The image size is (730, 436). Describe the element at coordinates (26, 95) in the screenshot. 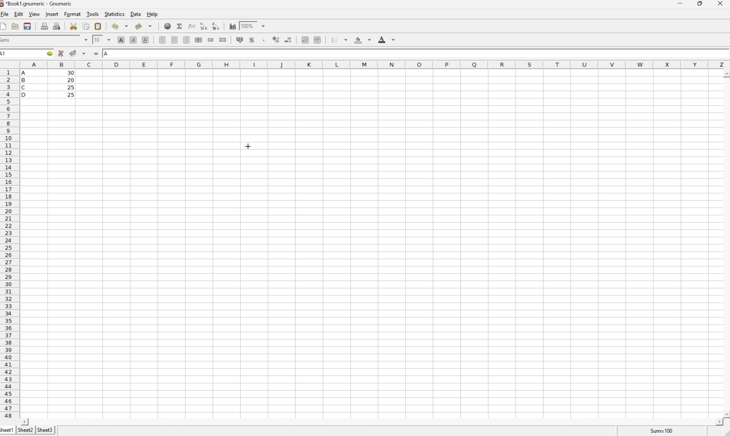

I see `D` at that location.